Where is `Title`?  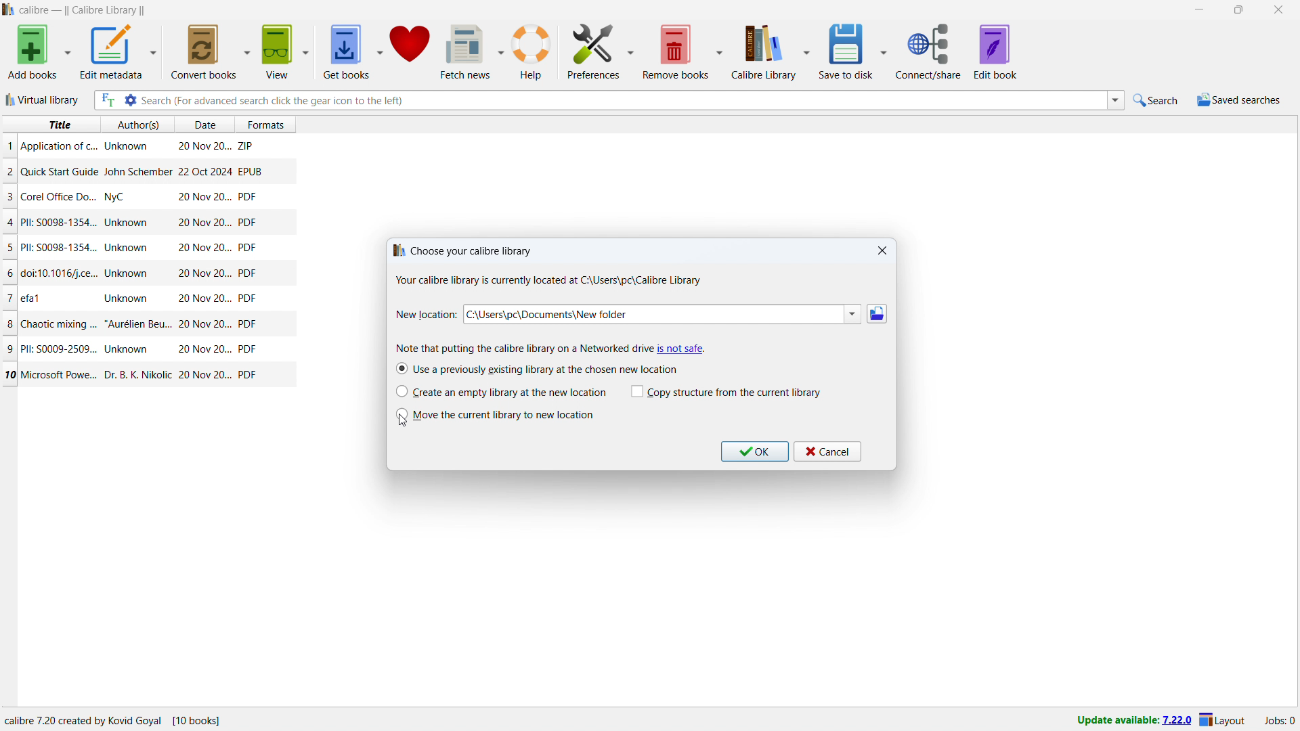 Title is located at coordinates (60, 171).